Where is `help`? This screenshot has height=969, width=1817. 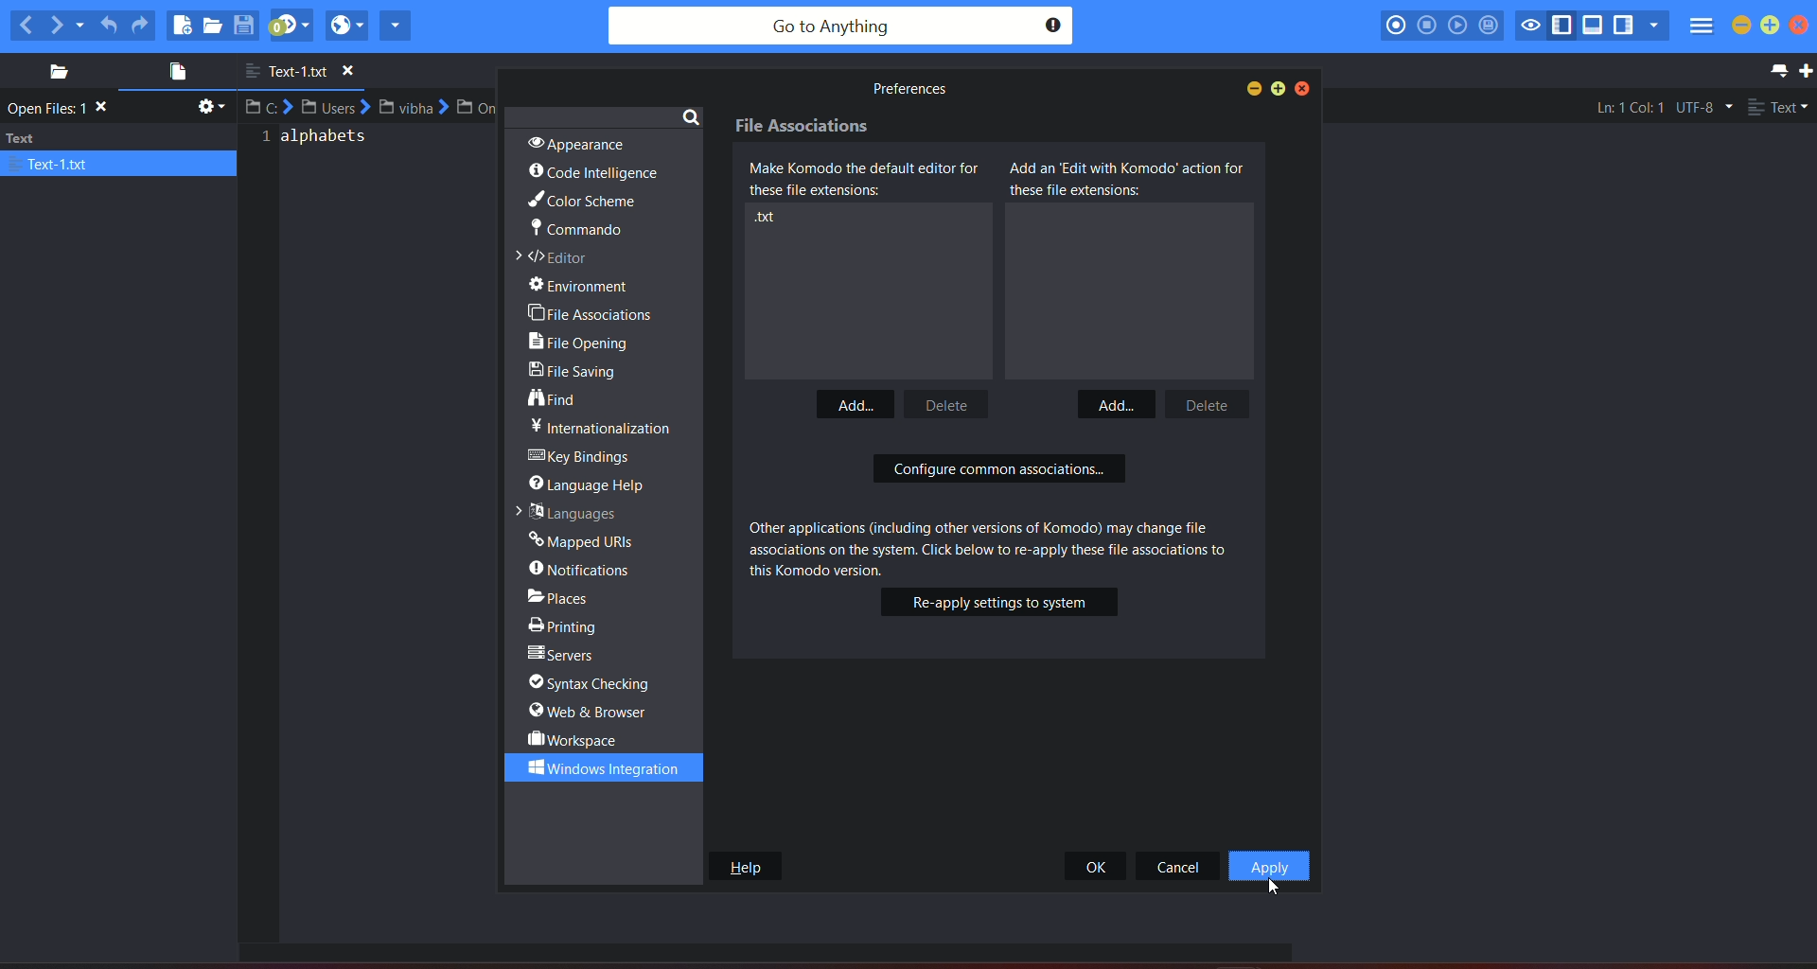
help is located at coordinates (744, 866).